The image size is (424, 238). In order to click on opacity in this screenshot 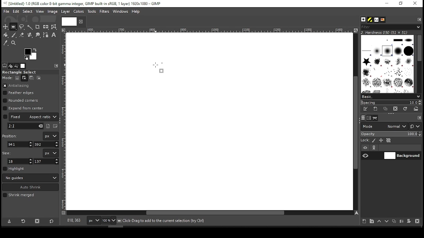, I will do `click(391, 135)`.